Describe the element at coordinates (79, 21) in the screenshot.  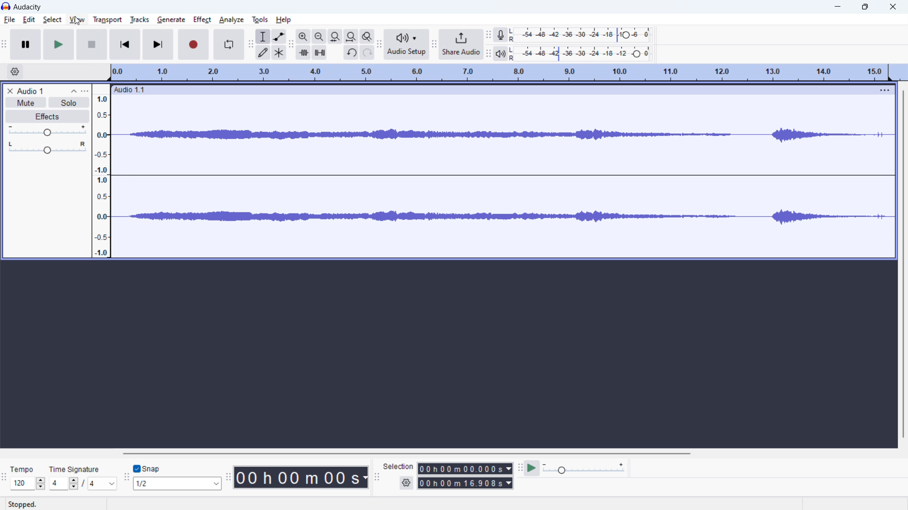
I see `cursor` at that location.